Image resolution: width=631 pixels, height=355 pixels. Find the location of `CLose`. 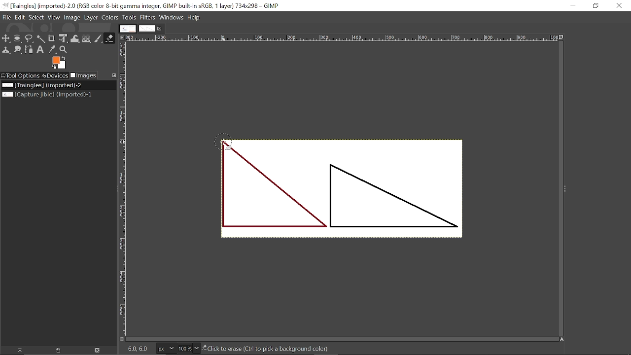

CLose is located at coordinates (620, 6).